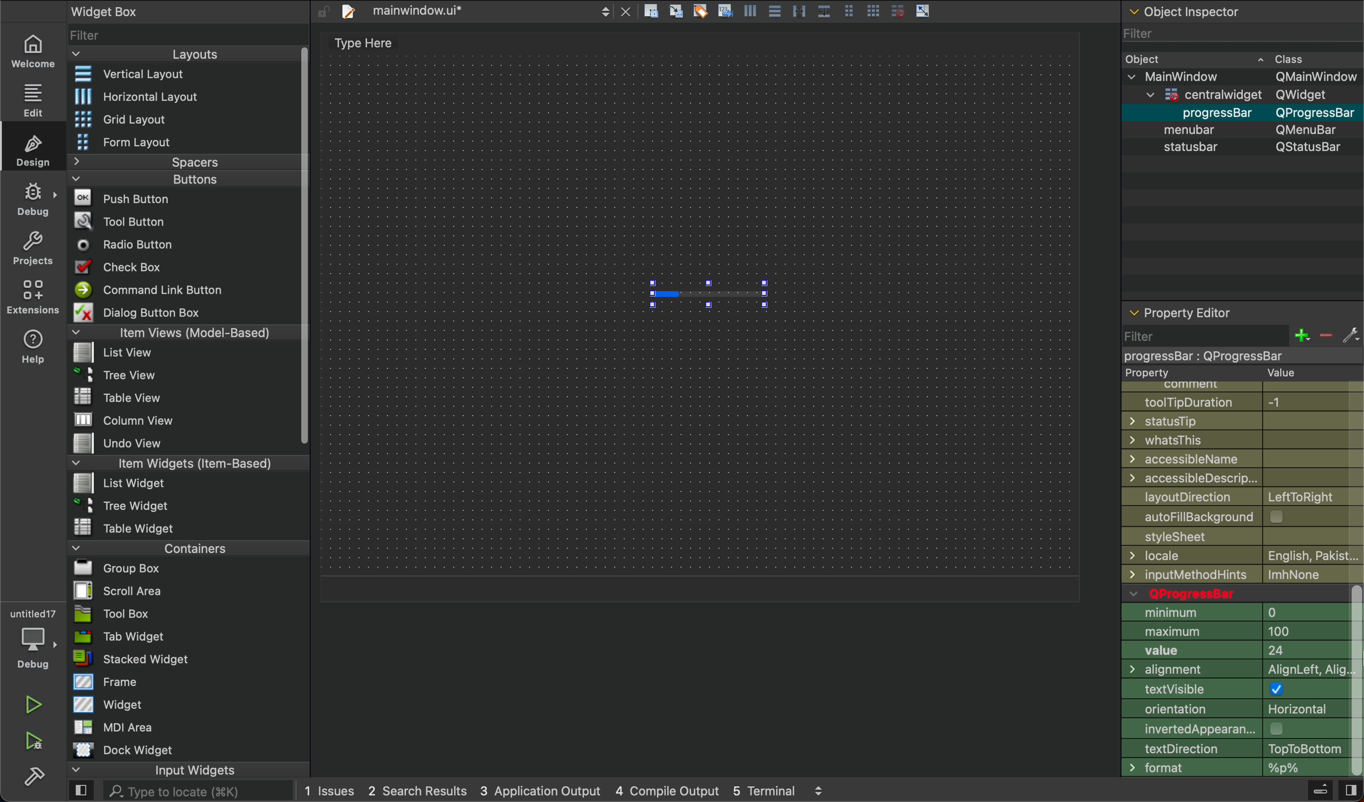 Image resolution: width=1364 pixels, height=802 pixels. What do you see at coordinates (1235, 711) in the screenshot?
I see `Orientation ` at bounding box center [1235, 711].